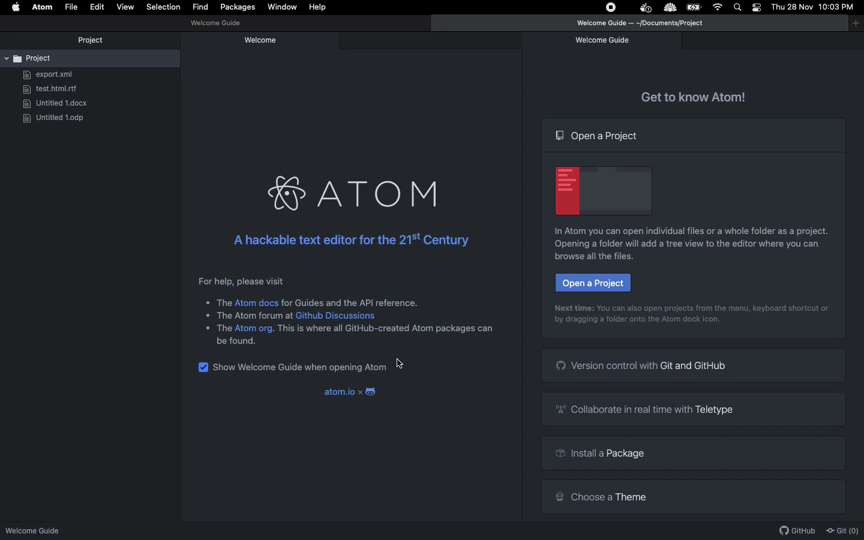 This screenshot has width=864, height=540. Describe the element at coordinates (200, 7) in the screenshot. I see `Find` at that location.